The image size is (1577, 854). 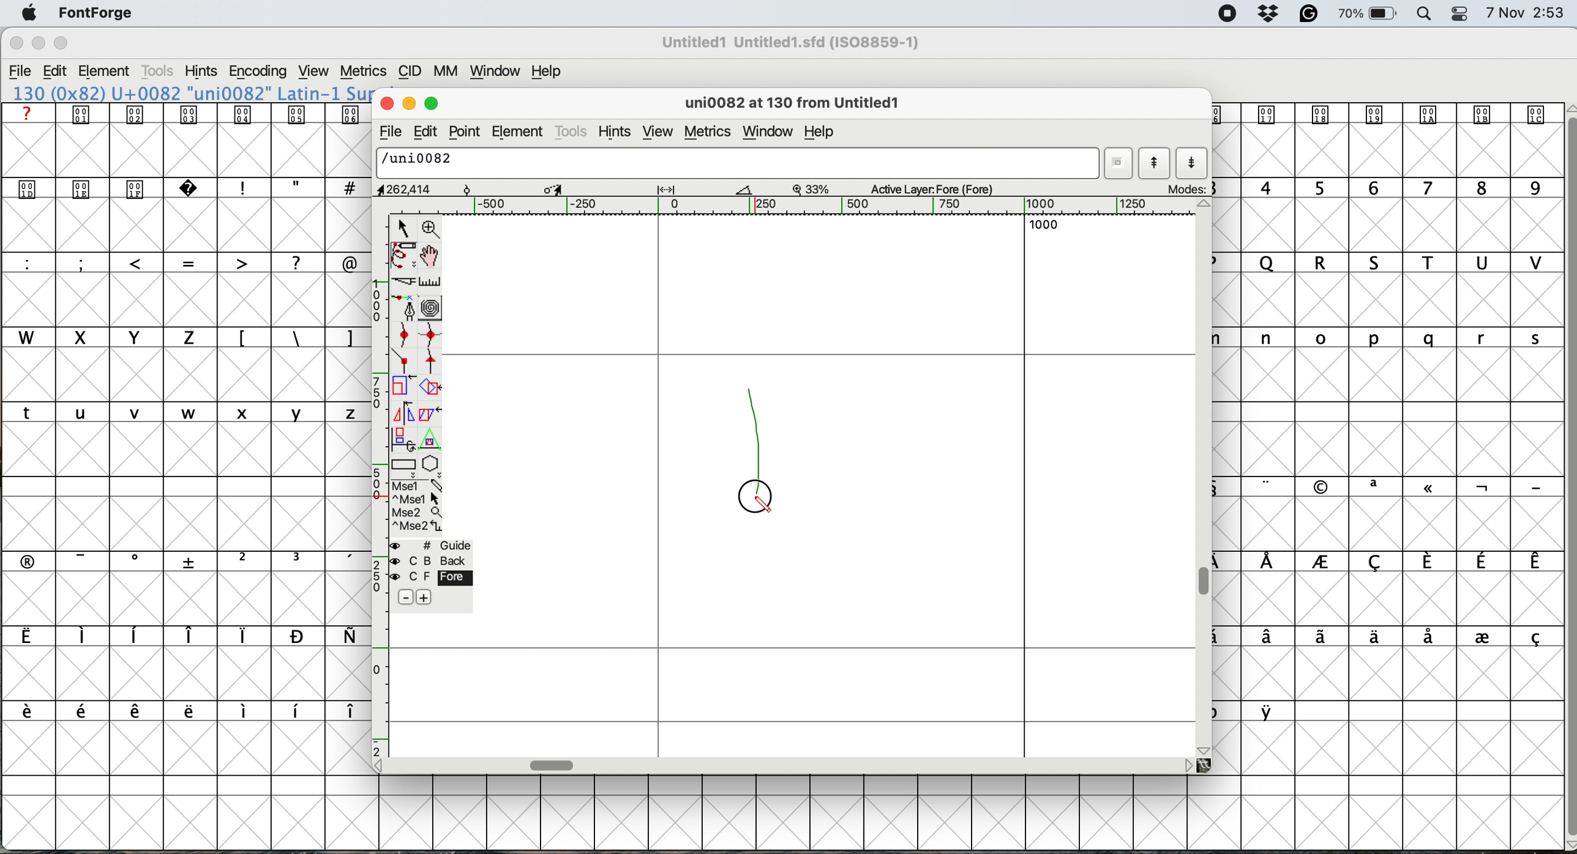 I want to click on view, so click(x=658, y=132).